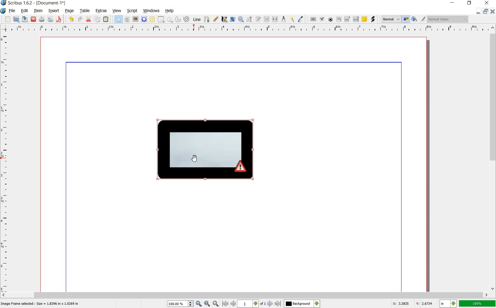  I want to click on pdf text field, so click(339, 19).